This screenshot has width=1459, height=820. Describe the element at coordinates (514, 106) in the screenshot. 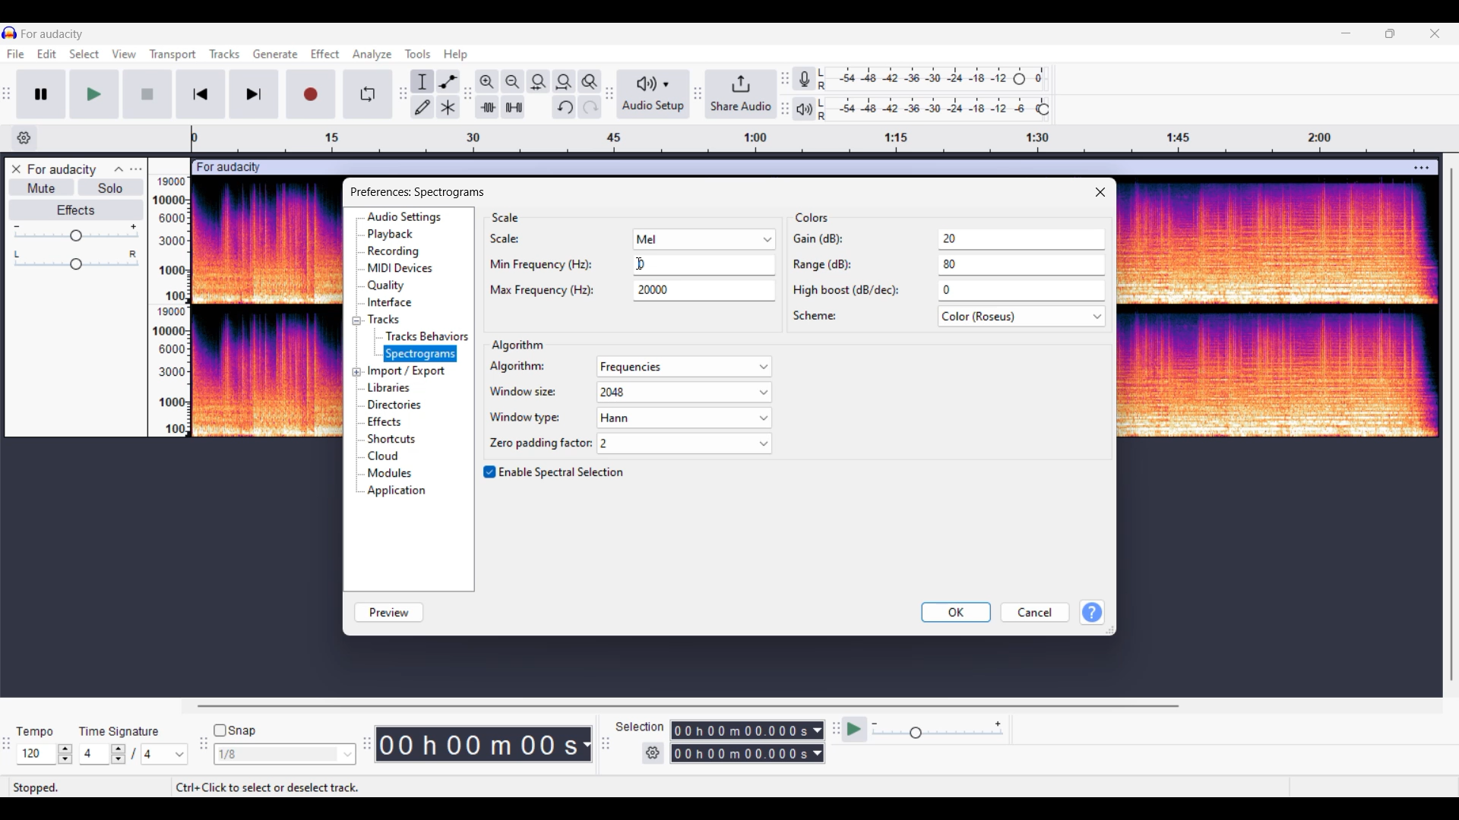

I see `Silence audio selectio` at that location.